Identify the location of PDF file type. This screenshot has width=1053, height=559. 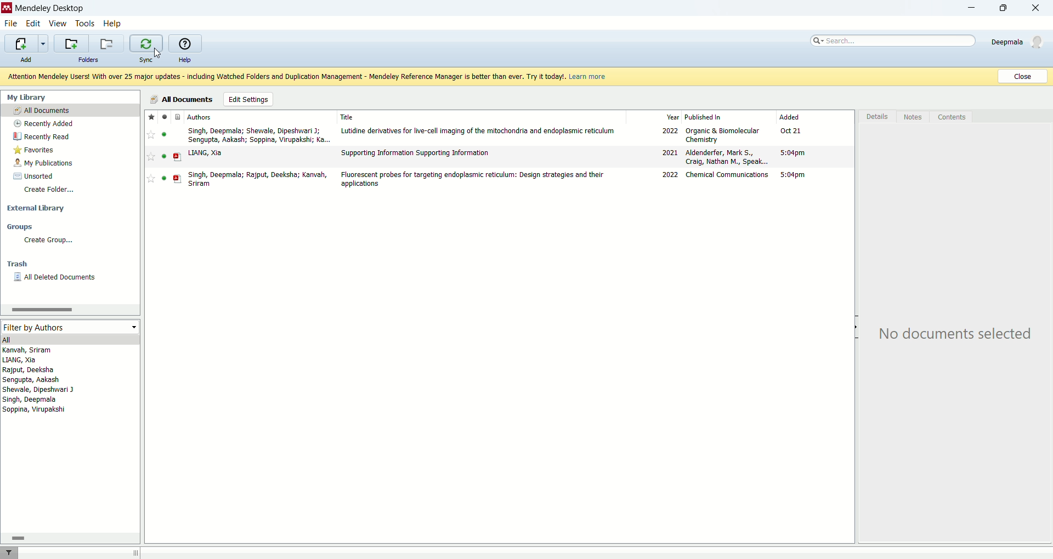
(179, 179).